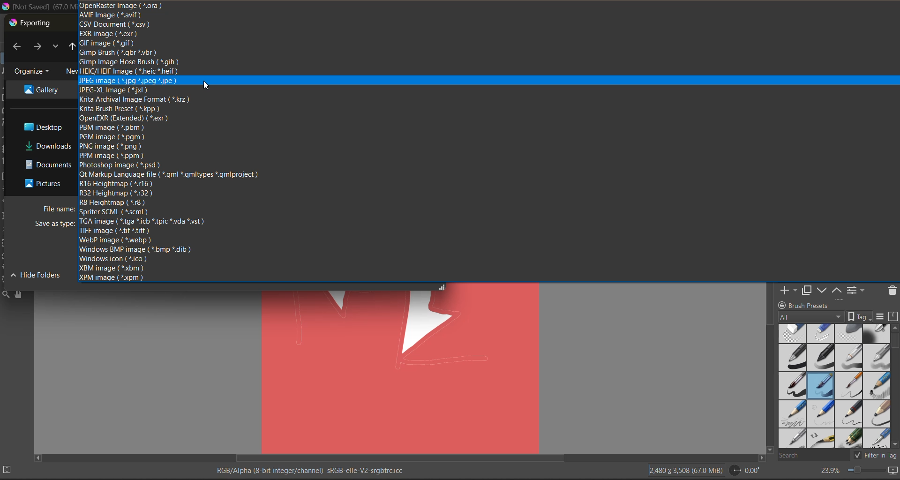  Describe the element at coordinates (115, 231) in the screenshot. I see `tiff image` at that location.